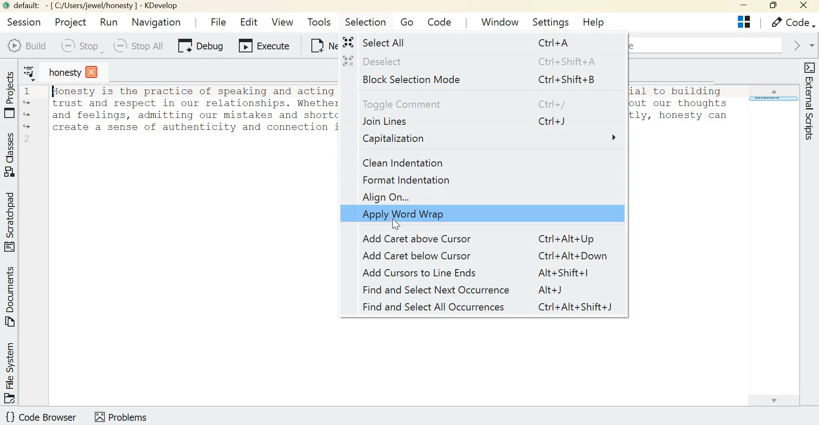  Describe the element at coordinates (490, 138) in the screenshot. I see `Capitalization` at that location.